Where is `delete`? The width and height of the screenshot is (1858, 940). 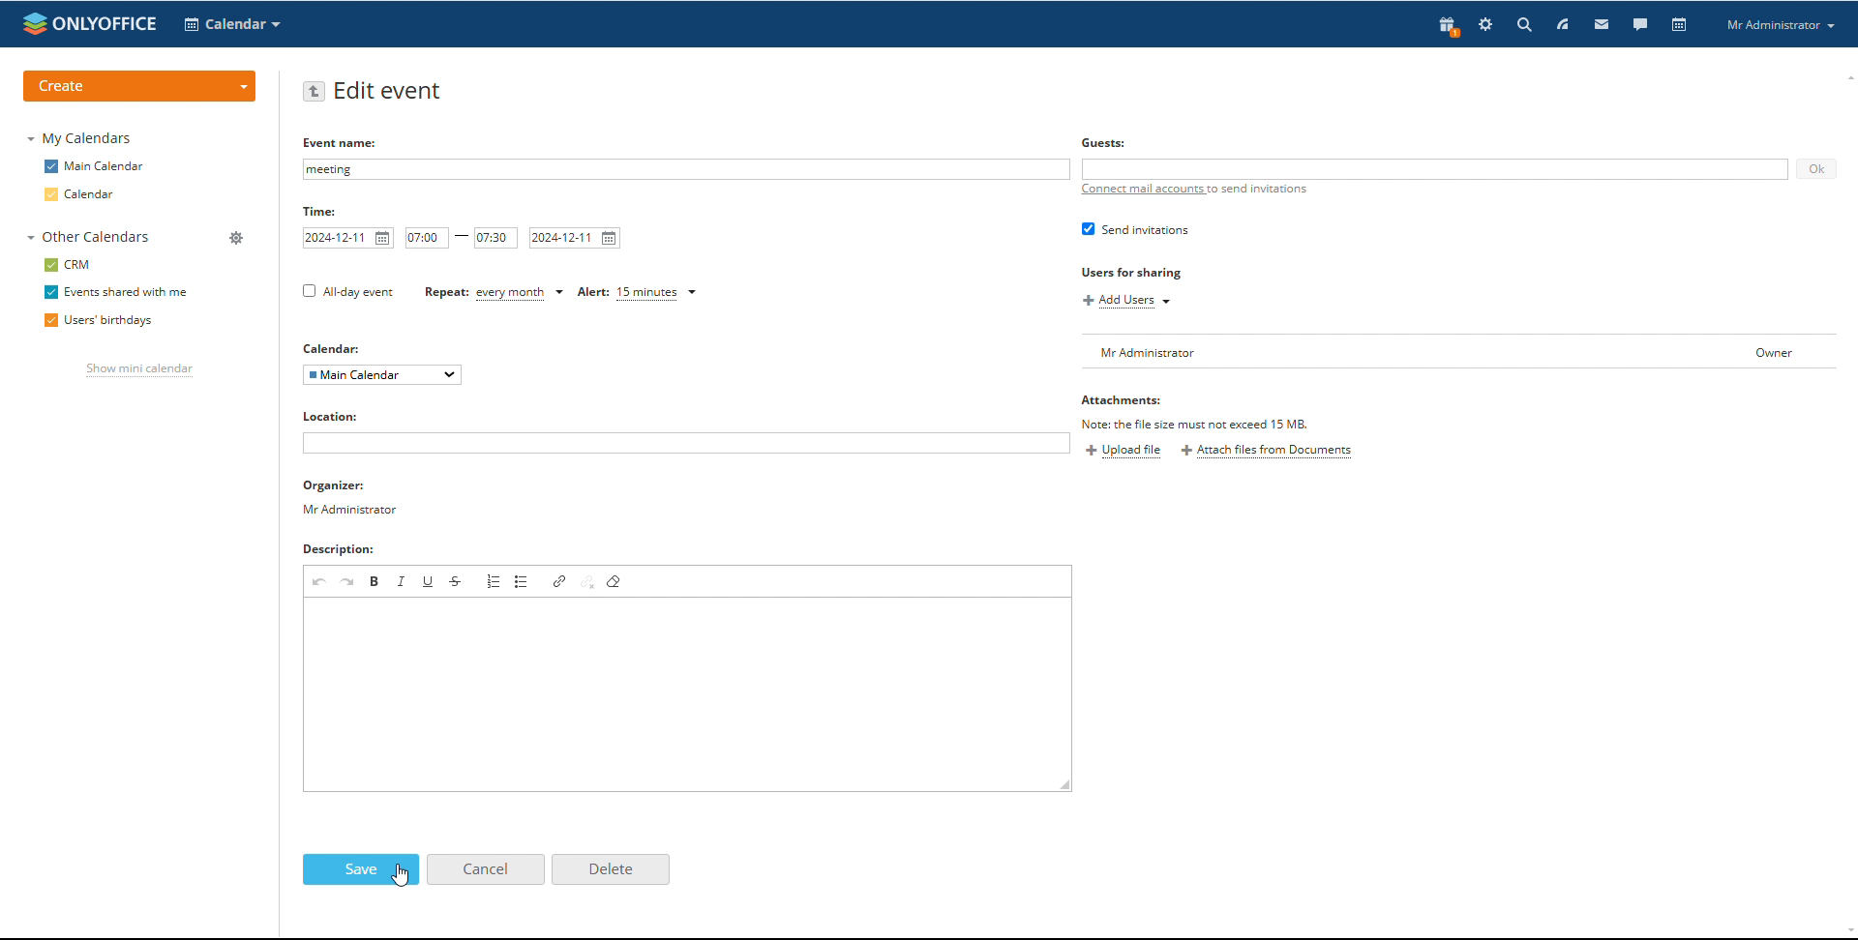
delete is located at coordinates (610, 868).